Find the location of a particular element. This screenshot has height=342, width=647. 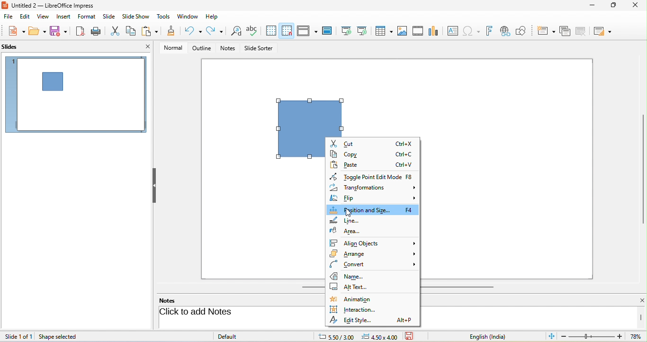

text language is located at coordinates (495, 336).